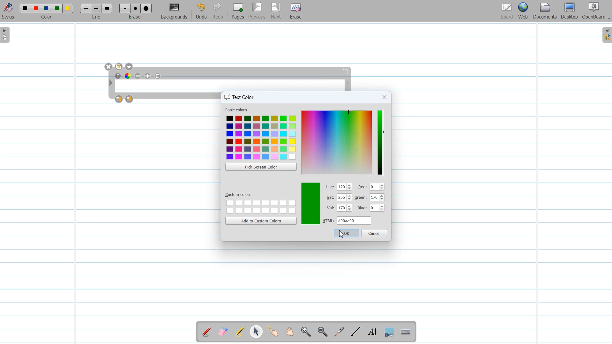  What do you see at coordinates (261, 221) in the screenshot?
I see `Add to custom colors` at bounding box center [261, 221].